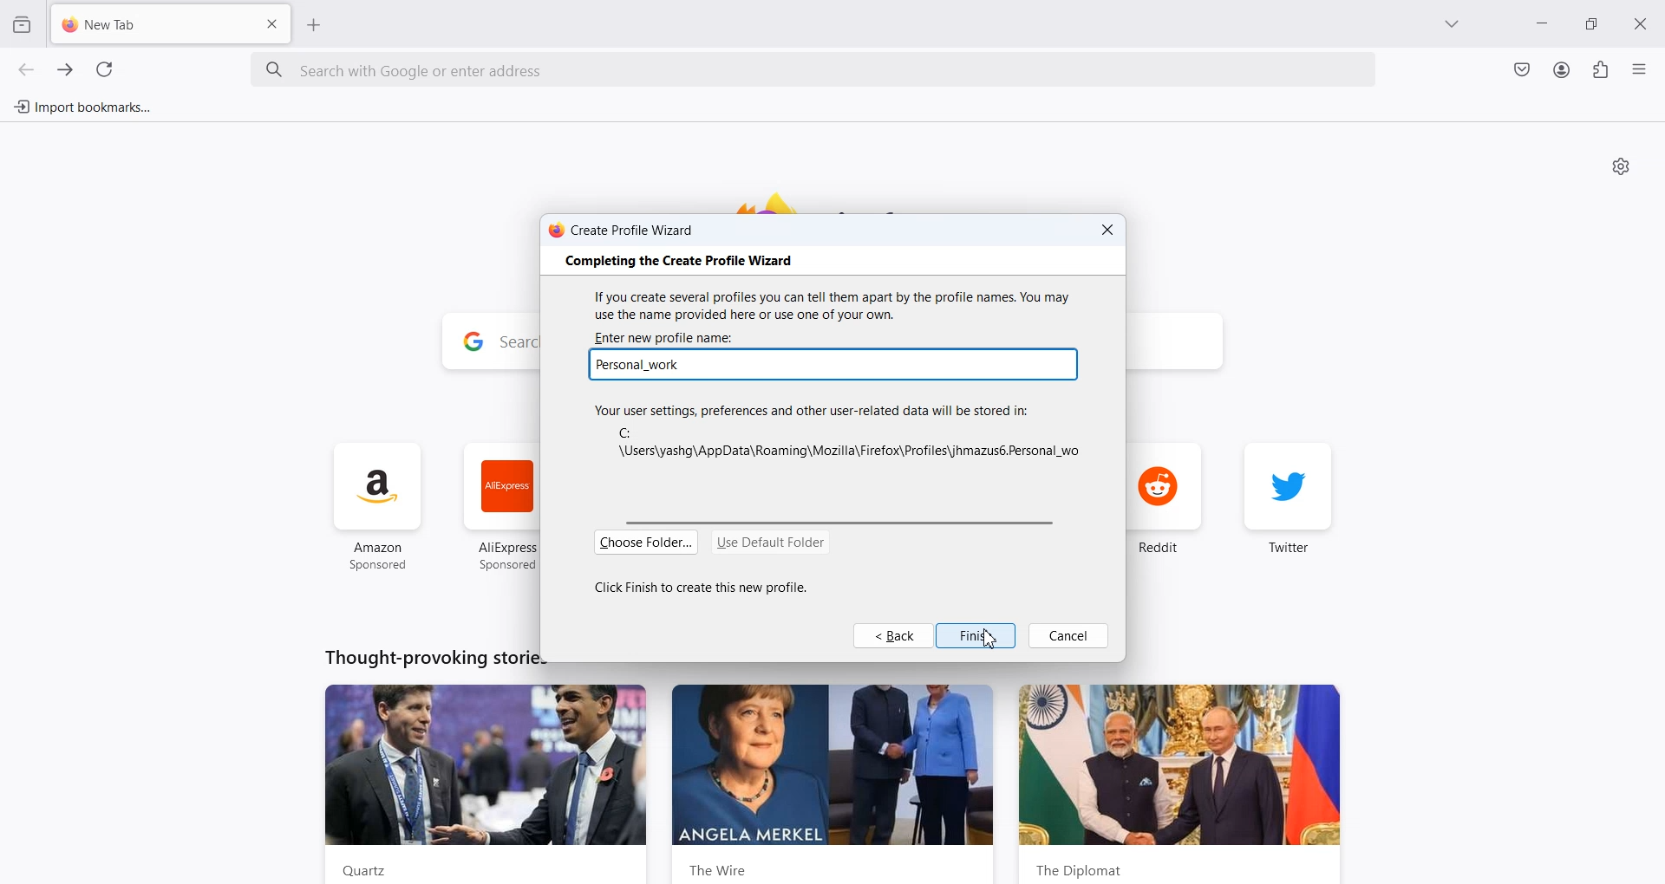 The width and height of the screenshot is (1665, 884). Describe the element at coordinates (273, 23) in the screenshot. I see `Close Tab` at that location.